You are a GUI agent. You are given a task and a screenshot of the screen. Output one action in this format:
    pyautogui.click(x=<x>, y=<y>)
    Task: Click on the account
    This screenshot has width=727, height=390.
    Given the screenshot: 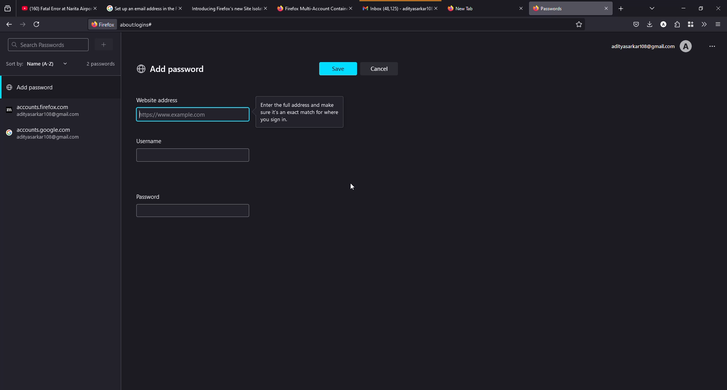 What is the action you would take?
    pyautogui.click(x=665, y=24)
    